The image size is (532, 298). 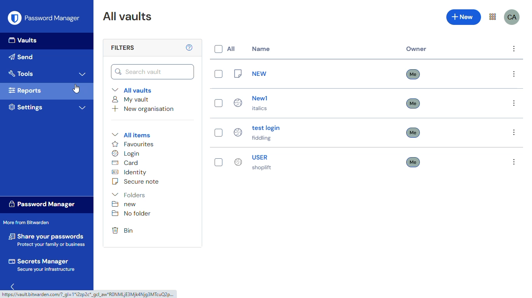 I want to click on card, so click(x=126, y=163).